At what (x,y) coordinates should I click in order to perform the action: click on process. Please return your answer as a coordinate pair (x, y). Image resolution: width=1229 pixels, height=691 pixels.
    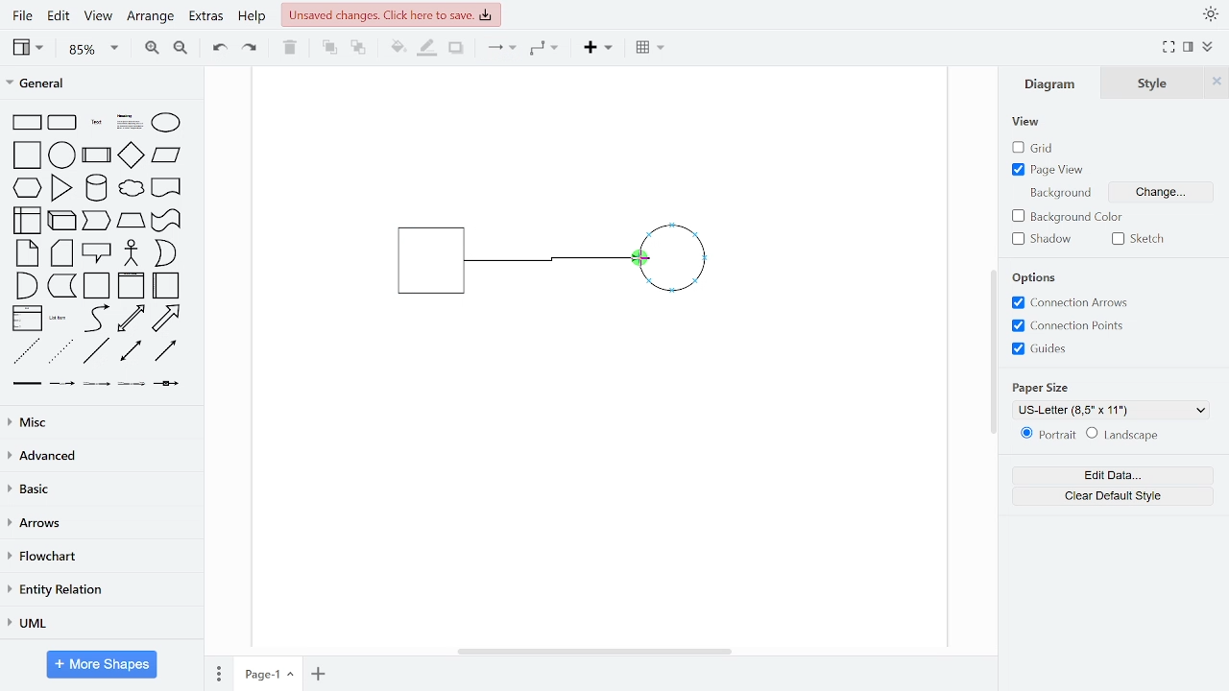
    Looking at the image, I should click on (97, 156).